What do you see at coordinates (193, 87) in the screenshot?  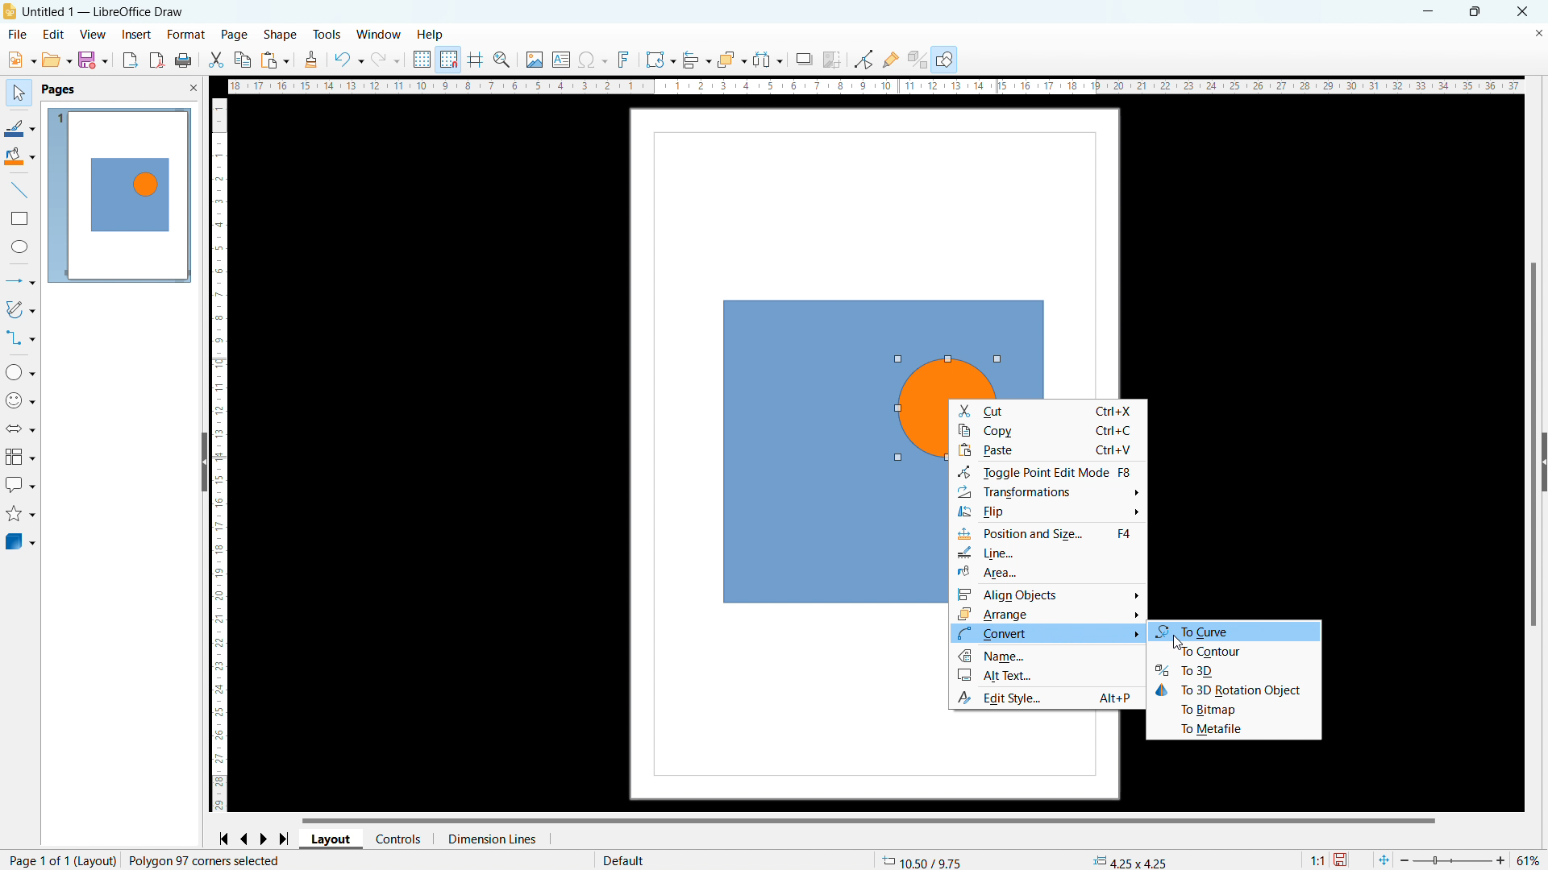 I see `close pane` at bounding box center [193, 87].